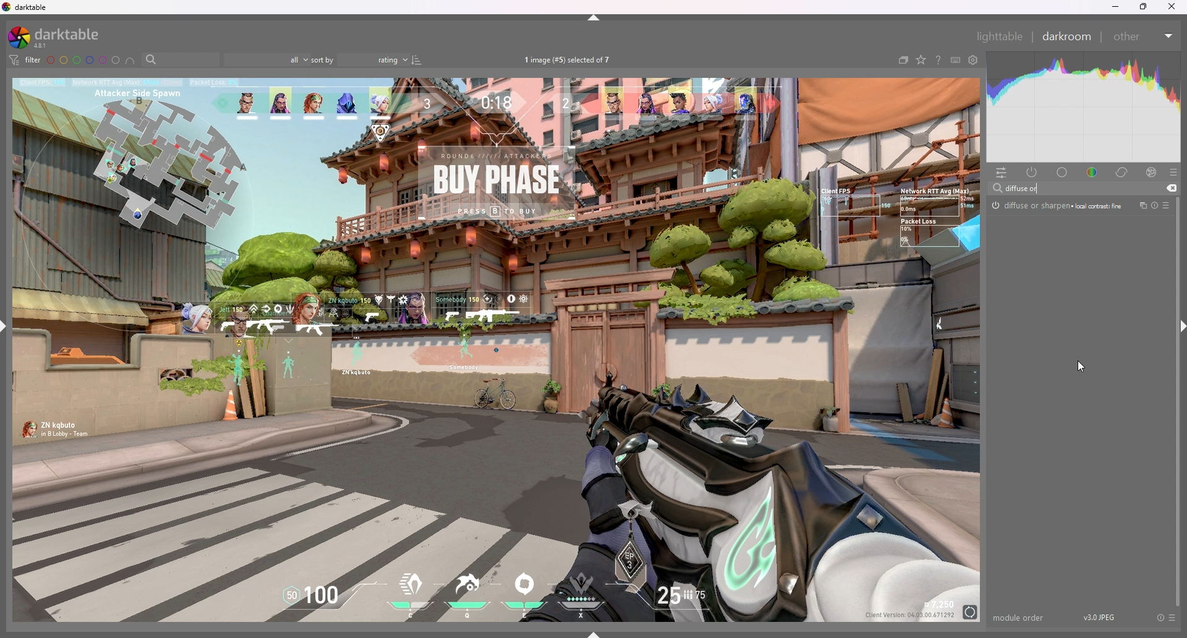  What do you see at coordinates (956, 60) in the screenshot?
I see `keyboard shortcut` at bounding box center [956, 60].